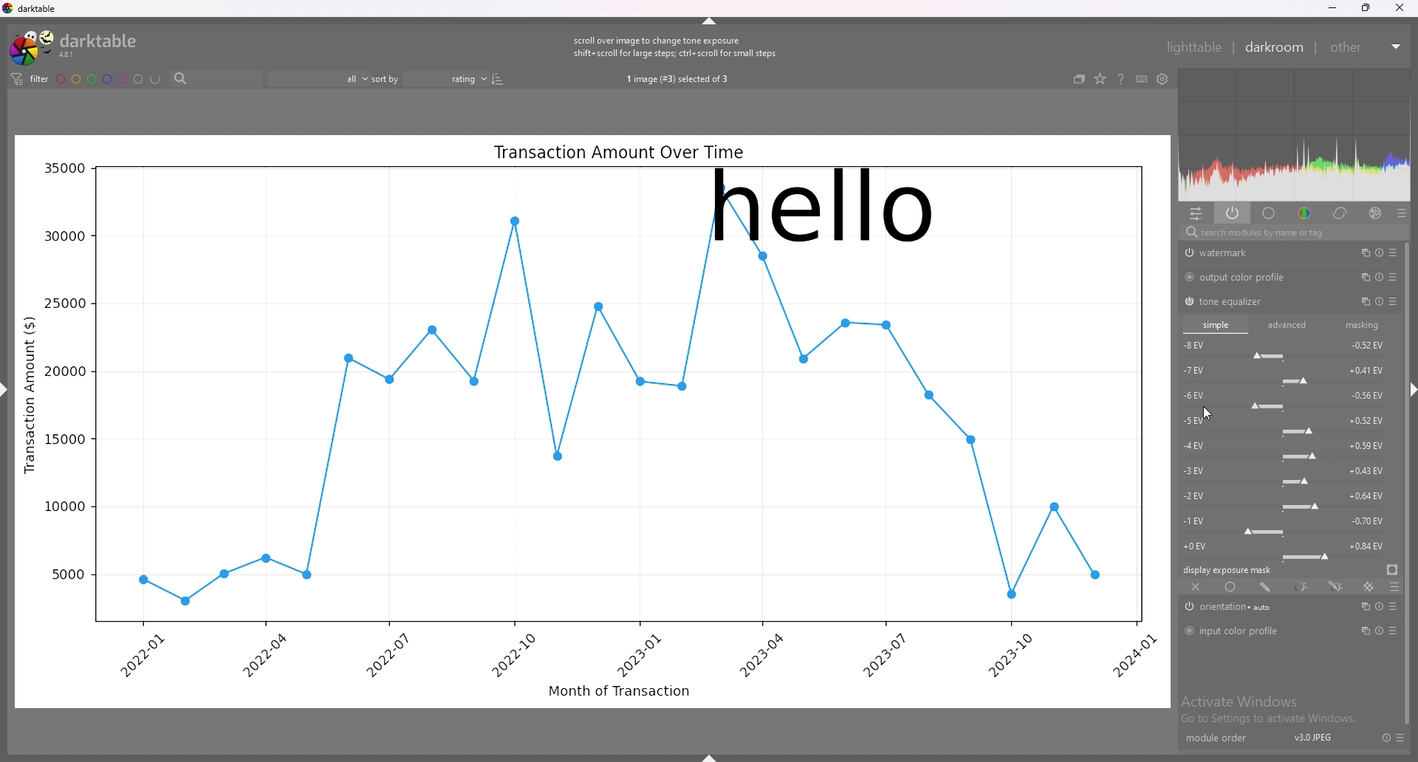 The height and width of the screenshot is (762, 1418). Describe the element at coordinates (1194, 47) in the screenshot. I see `lighttable` at that location.